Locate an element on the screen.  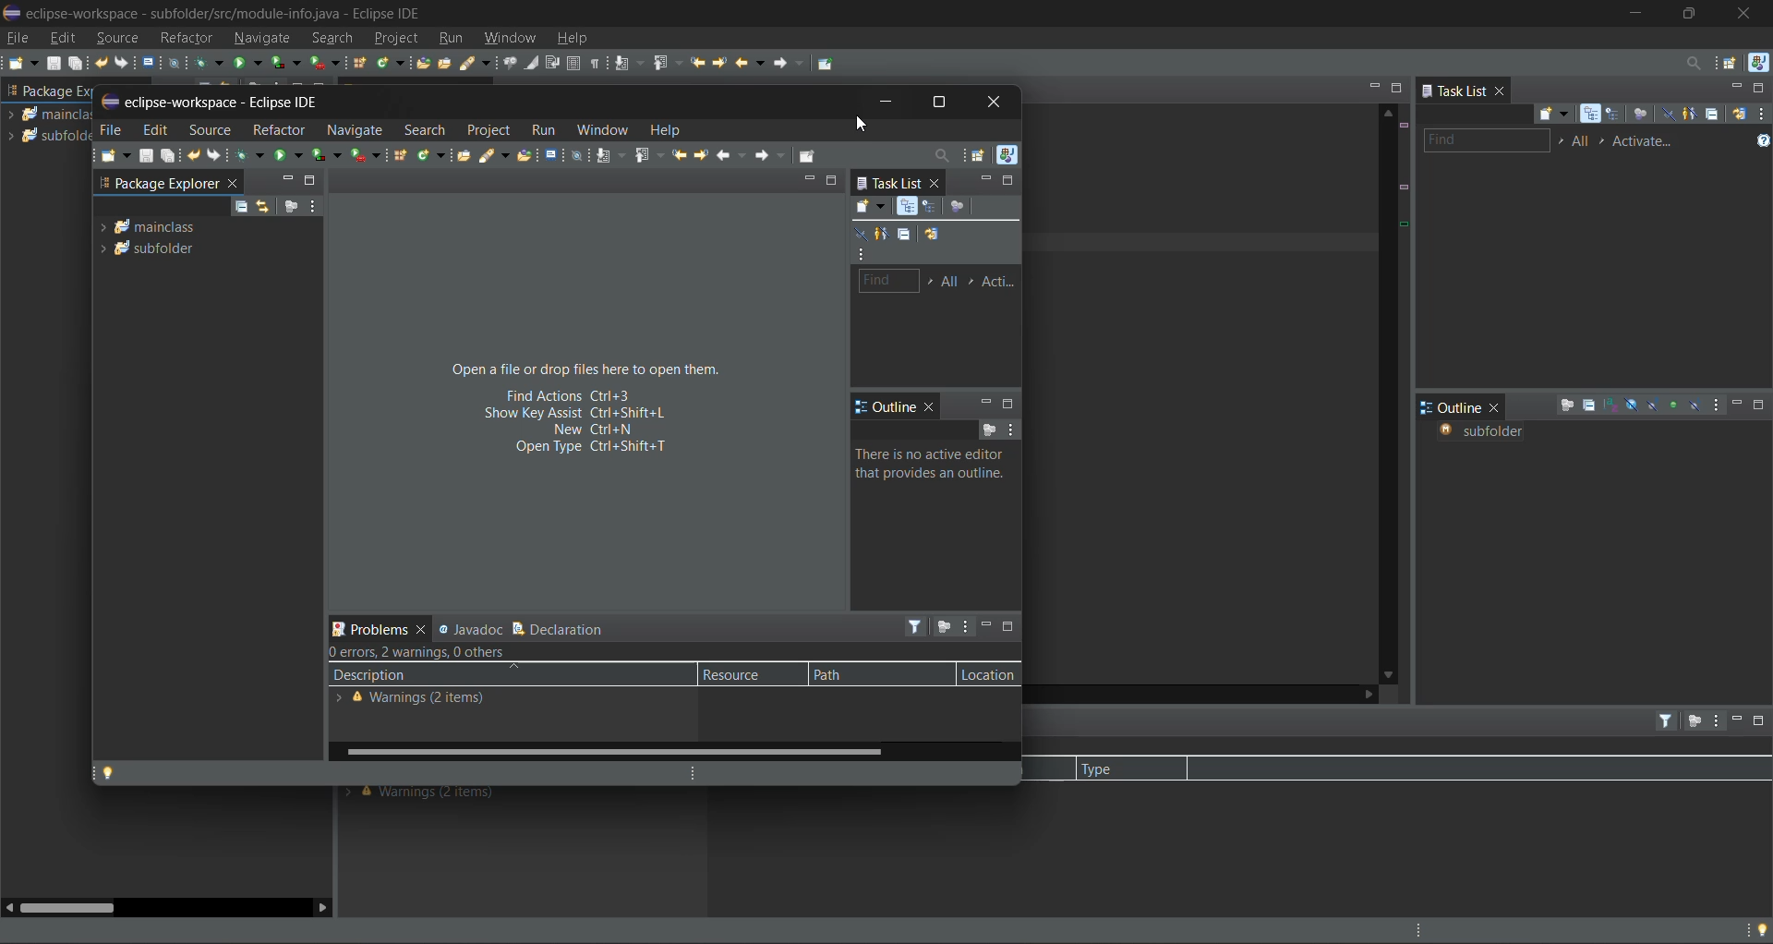
debug is located at coordinates (251, 154).